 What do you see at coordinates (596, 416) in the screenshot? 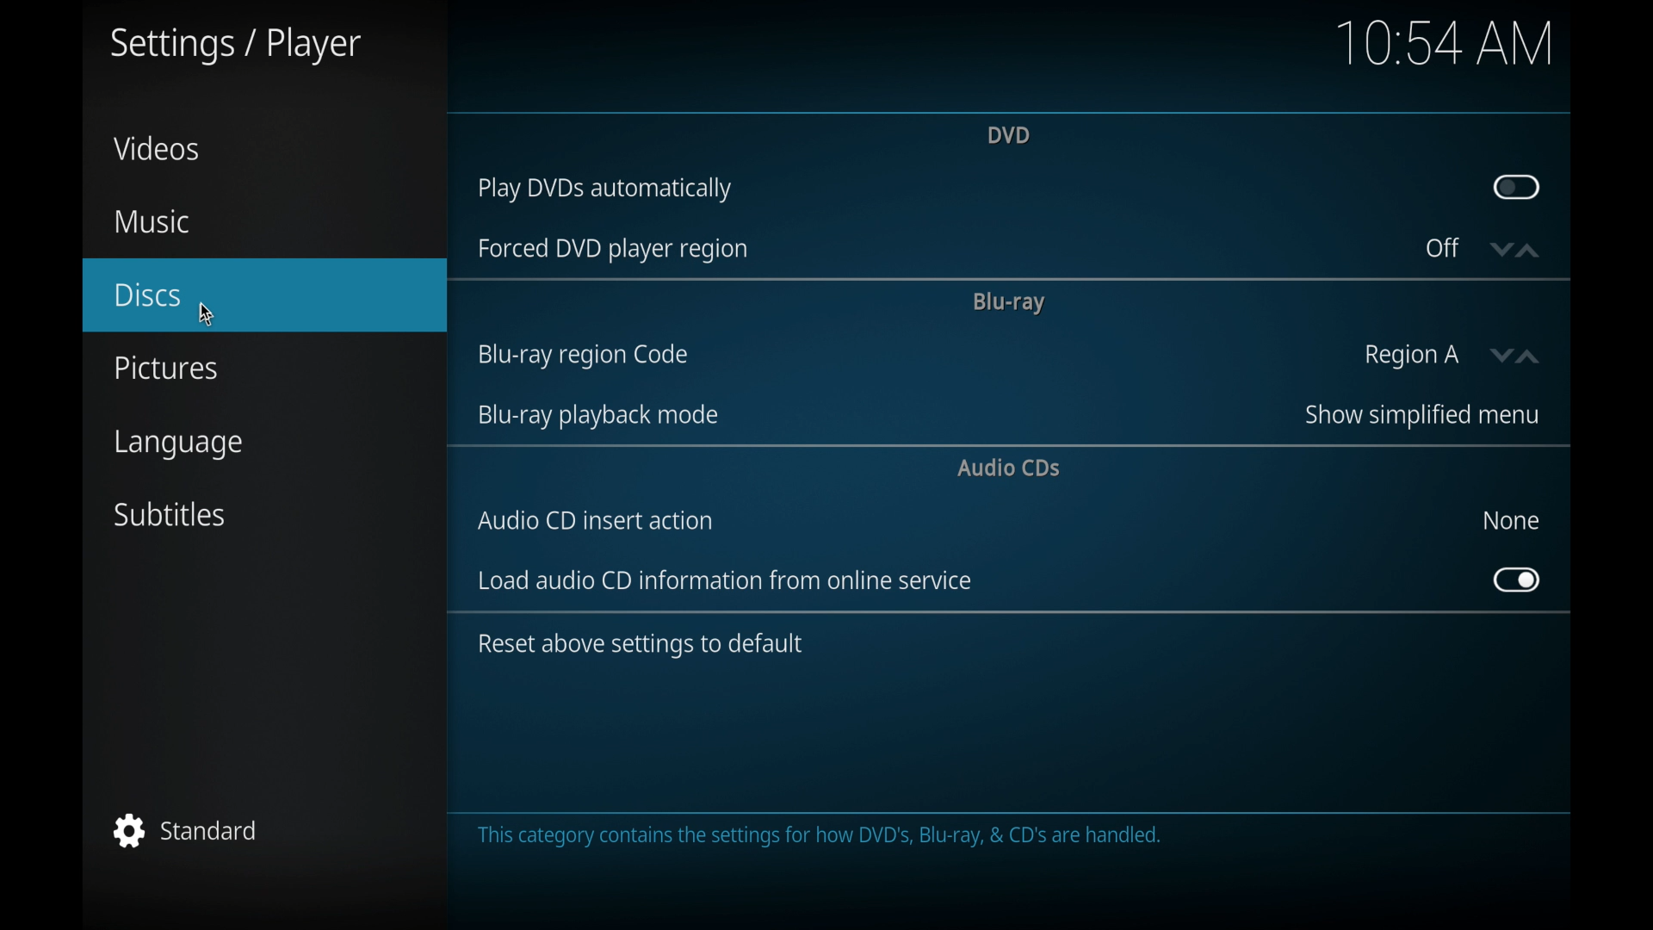
I see `blu-ray playback  mode` at bounding box center [596, 416].